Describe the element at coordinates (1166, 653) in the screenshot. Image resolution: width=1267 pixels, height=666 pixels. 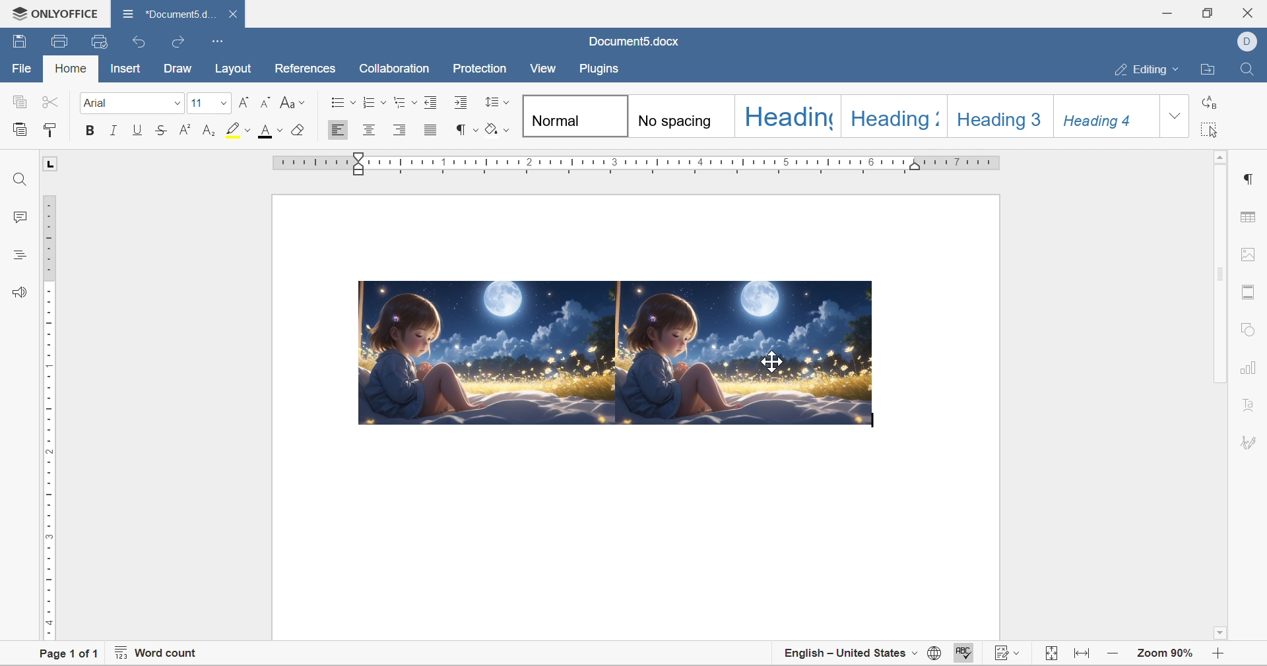
I see `zoom 90%` at that location.